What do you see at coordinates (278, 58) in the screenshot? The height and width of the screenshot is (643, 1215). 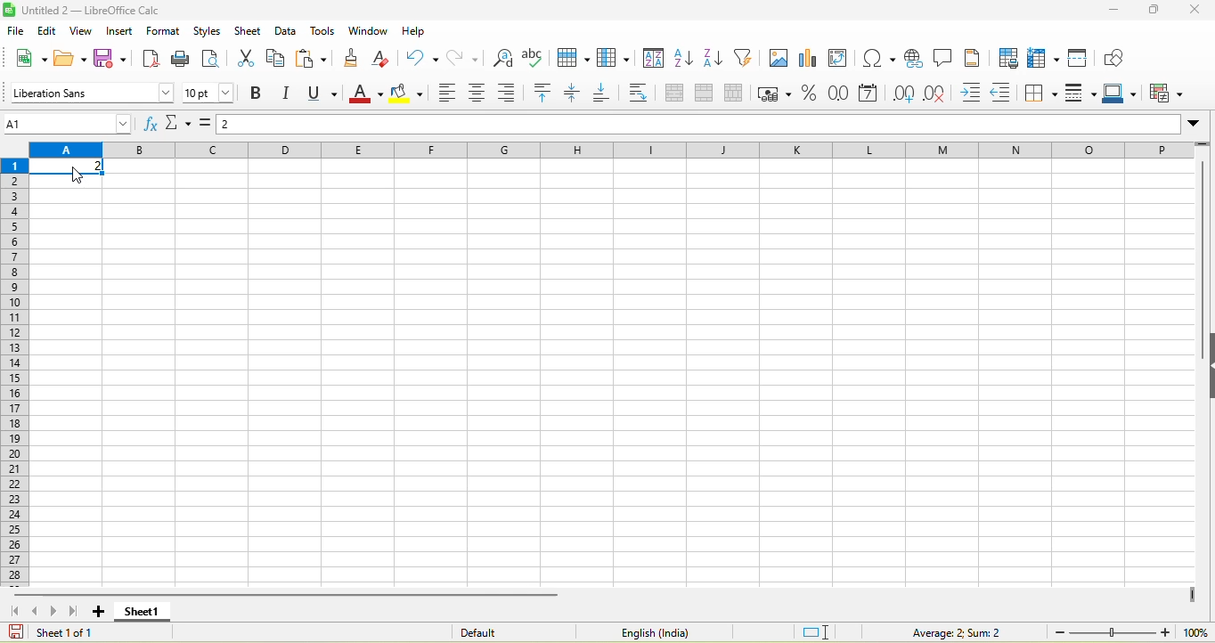 I see `copy` at bounding box center [278, 58].